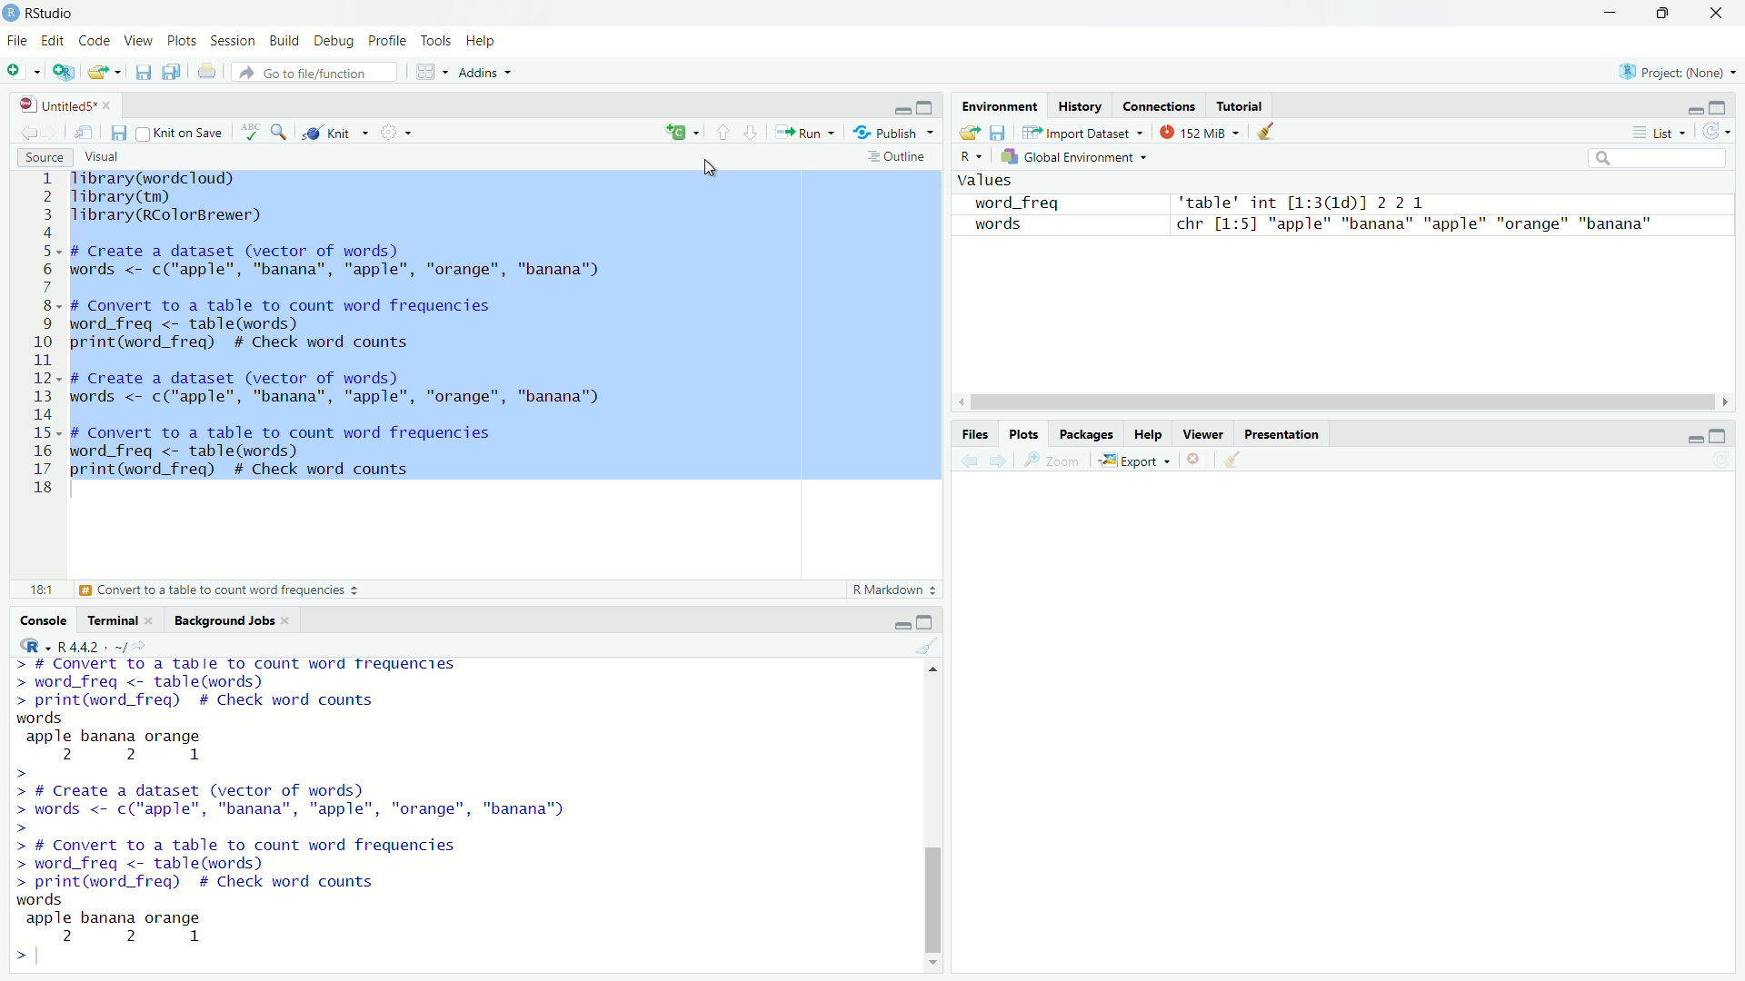 Image resolution: width=1745 pixels, height=981 pixels. I want to click on minimize, so click(902, 110).